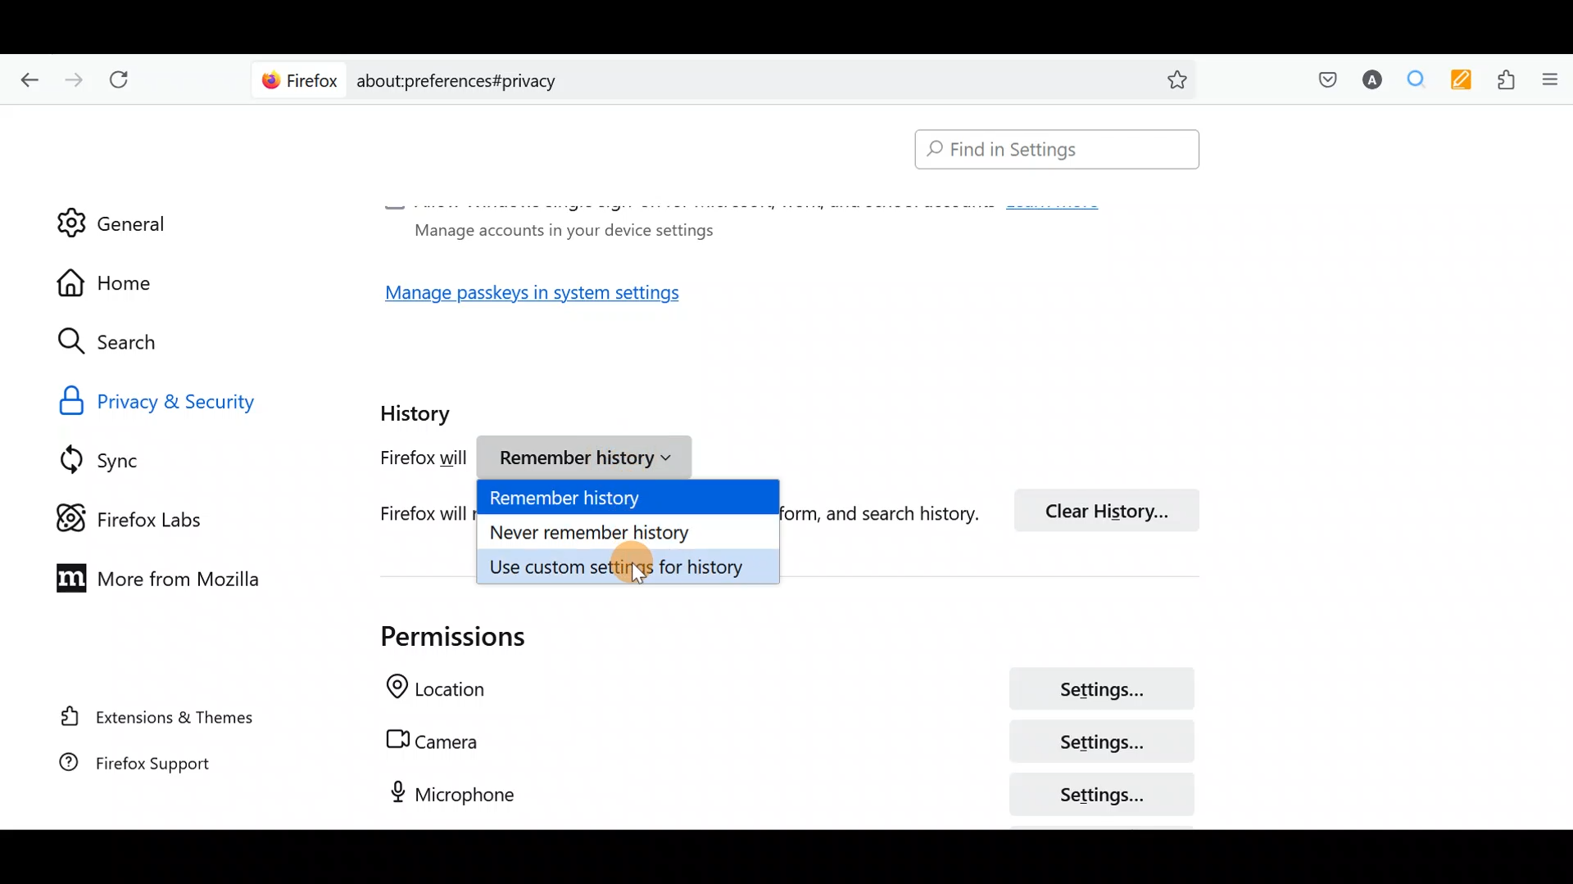 This screenshot has height=884, width=1573. What do you see at coordinates (551, 298) in the screenshot?
I see `Manage passkeys in system settings` at bounding box center [551, 298].